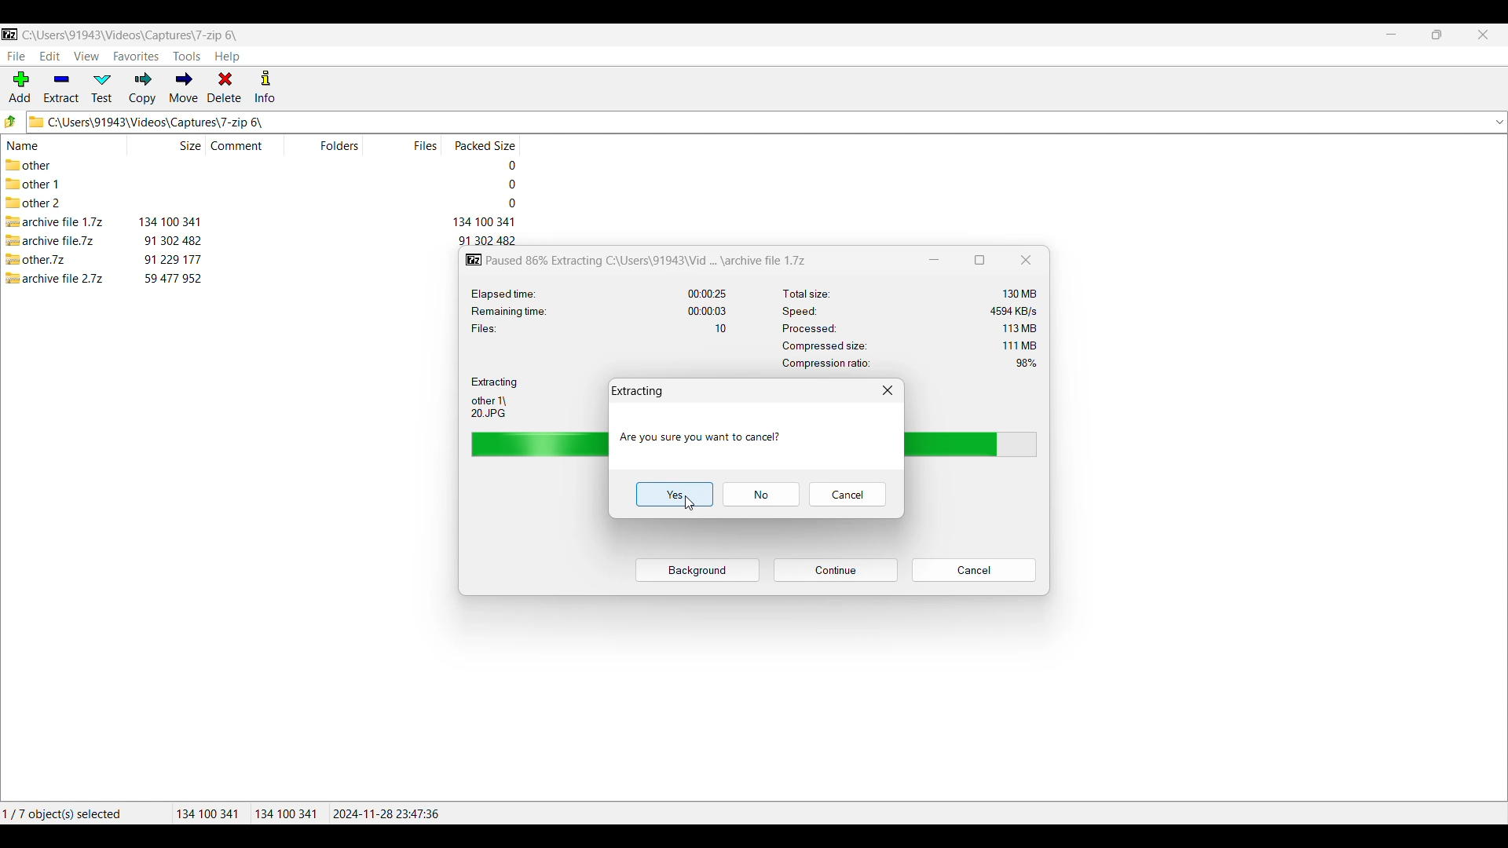 This screenshot has height=848, width=1508. Describe the element at coordinates (184, 87) in the screenshot. I see `Move` at that location.